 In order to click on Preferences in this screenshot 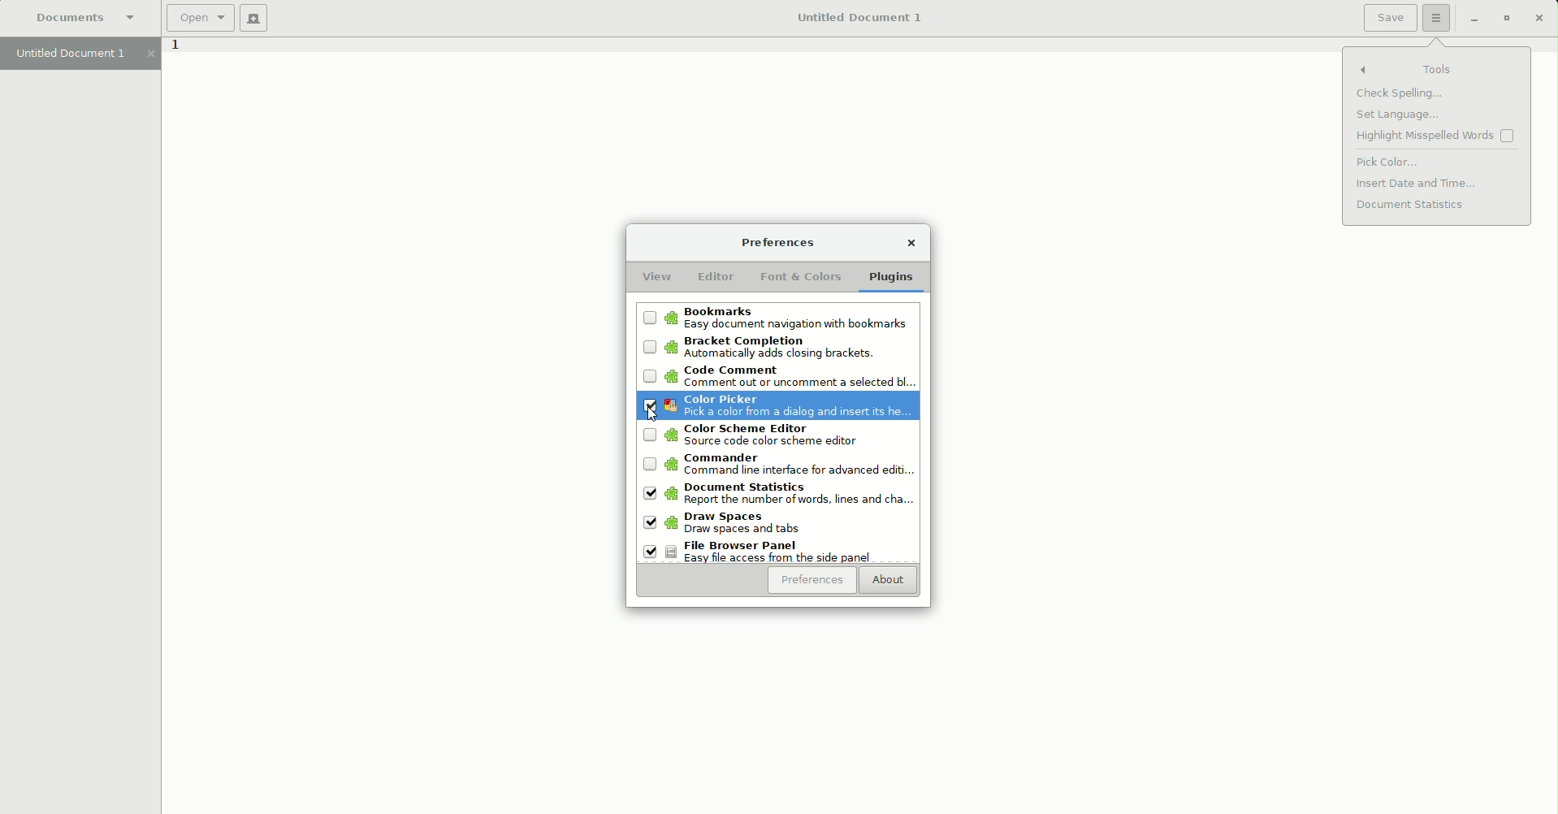, I will do `click(777, 242)`.